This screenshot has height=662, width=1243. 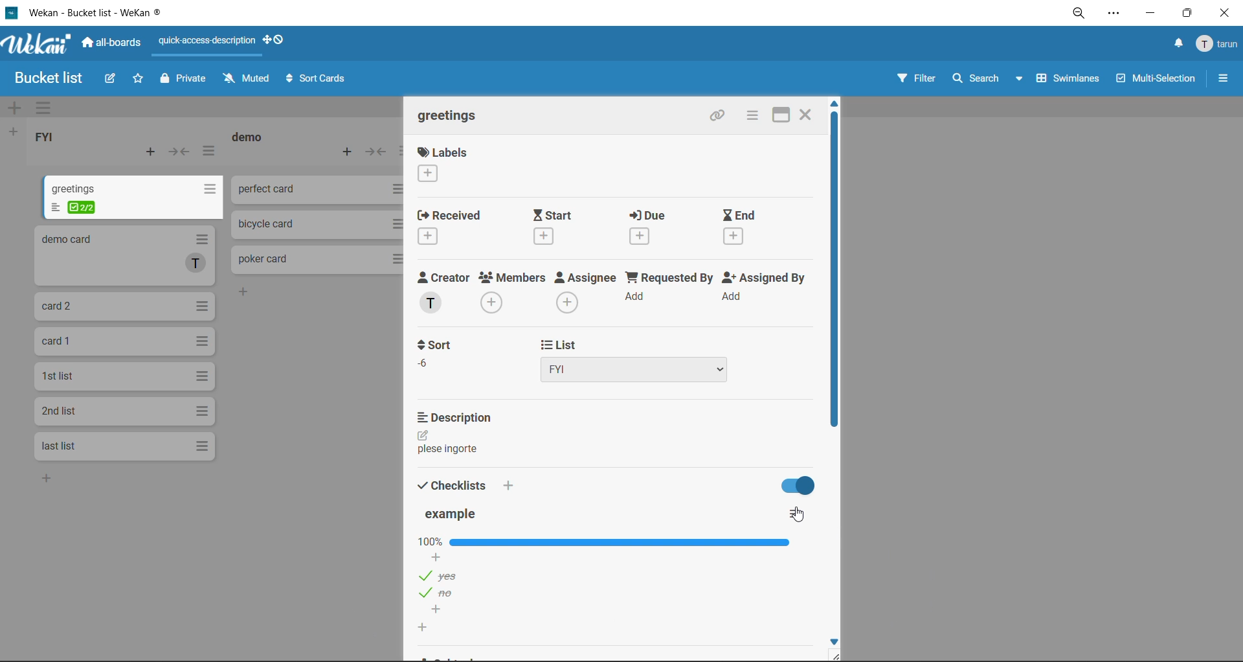 What do you see at coordinates (179, 152) in the screenshot?
I see `collapse` at bounding box center [179, 152].